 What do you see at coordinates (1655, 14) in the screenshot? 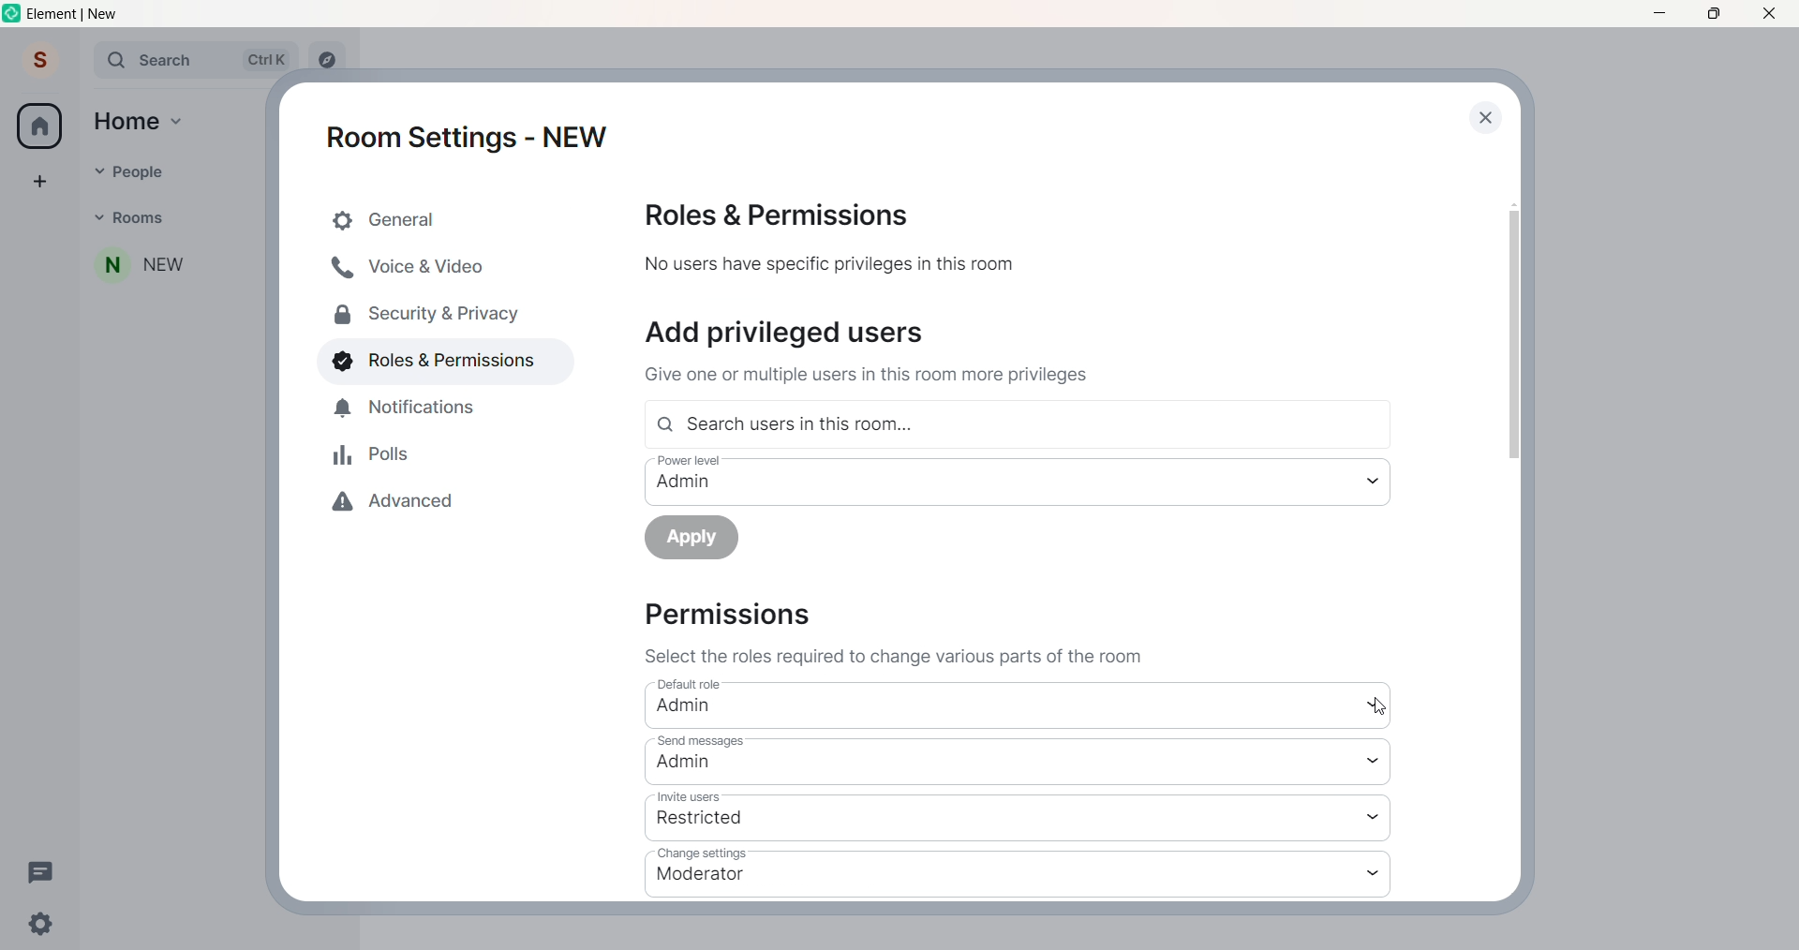
I see `minimize` at bounding box center [1655, 14].